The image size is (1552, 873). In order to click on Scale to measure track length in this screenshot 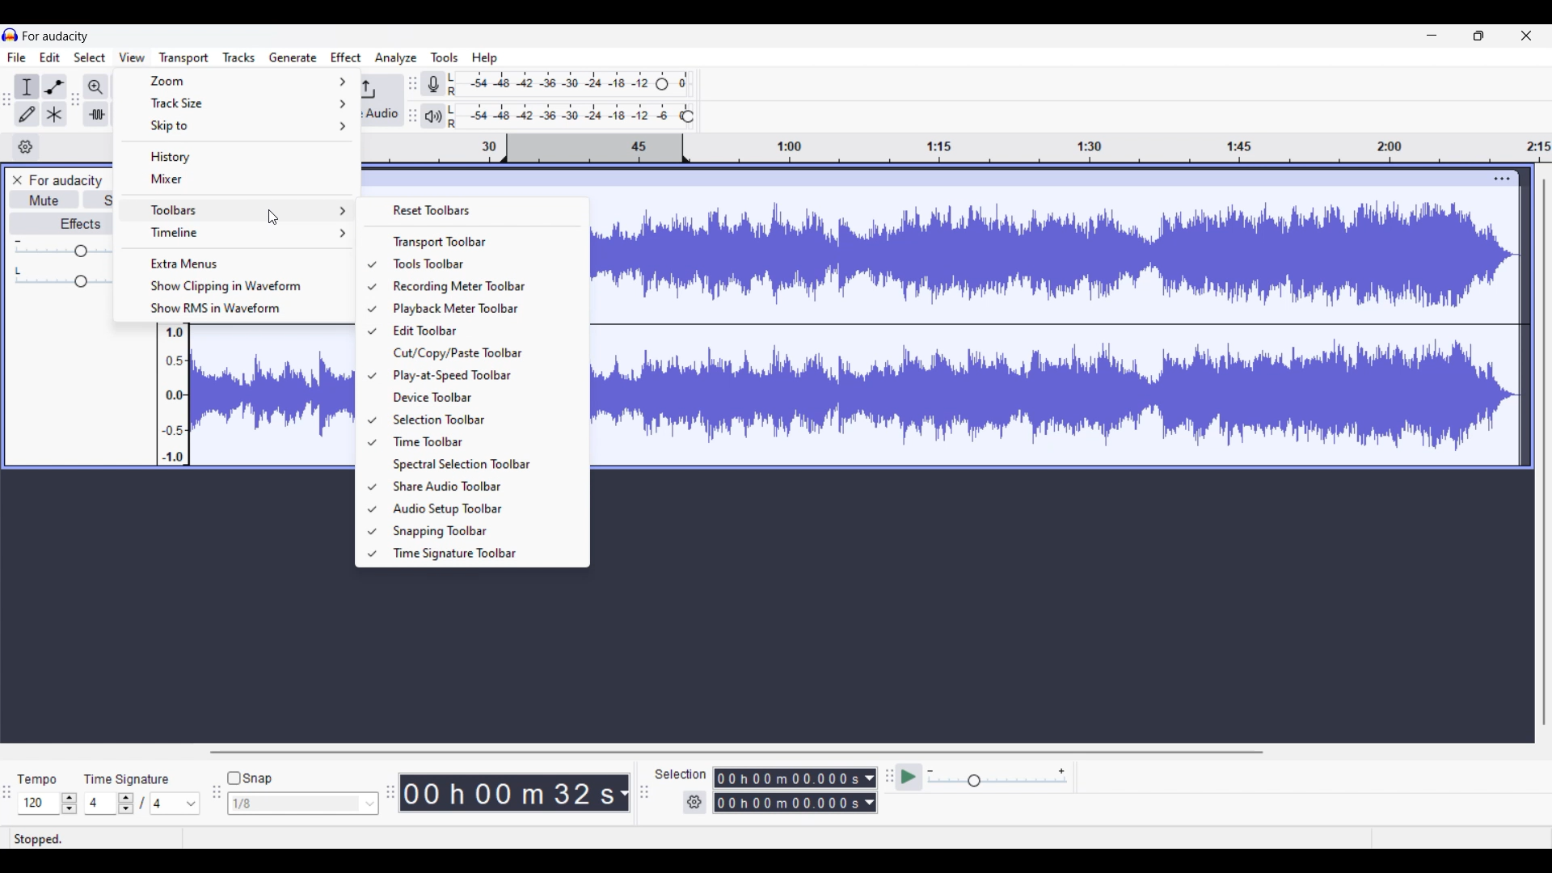, I will do `click(957, 148)`.